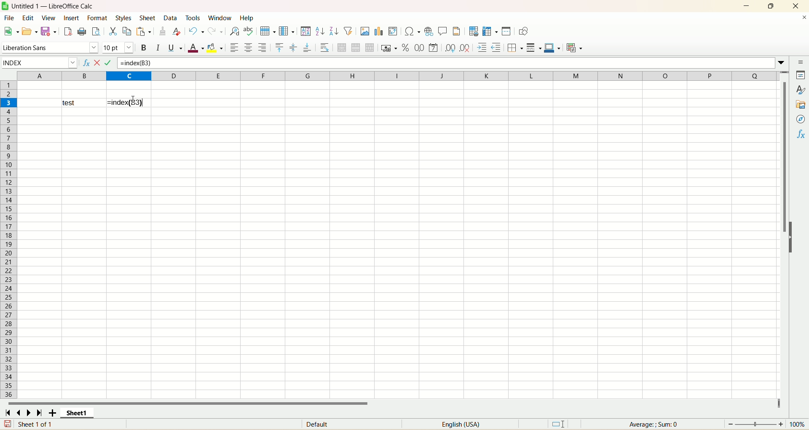  I want to click on unmerge, so click(370, 48).